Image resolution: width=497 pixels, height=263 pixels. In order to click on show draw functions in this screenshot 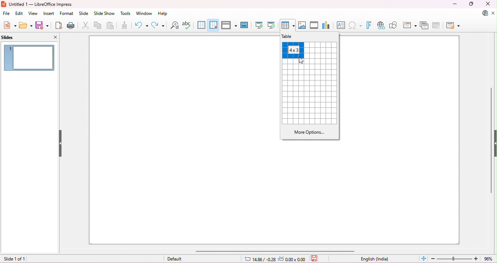, I will do `click(394, 25)`.